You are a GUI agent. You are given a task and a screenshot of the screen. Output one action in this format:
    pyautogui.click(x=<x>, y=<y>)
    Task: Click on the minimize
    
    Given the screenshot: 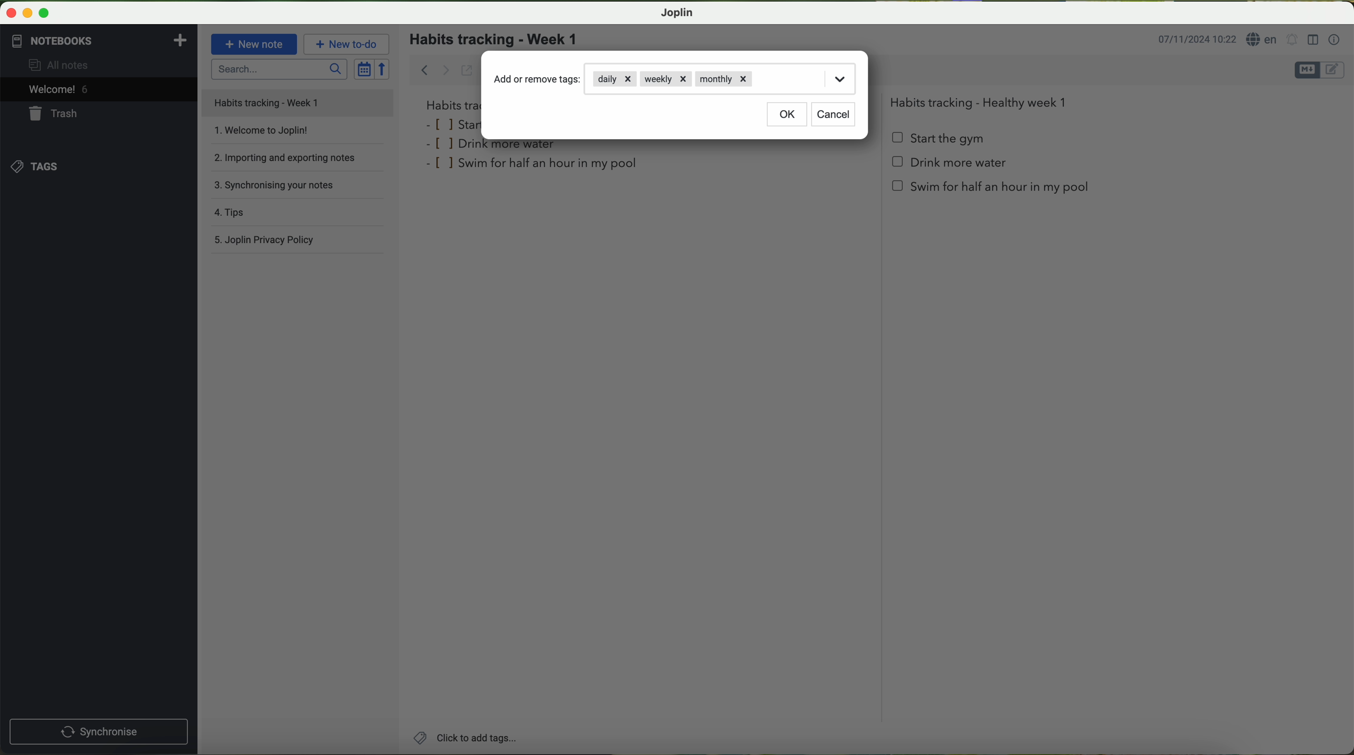 What is the action you would take?
    pyautogui.click(x=25, y=12)
    